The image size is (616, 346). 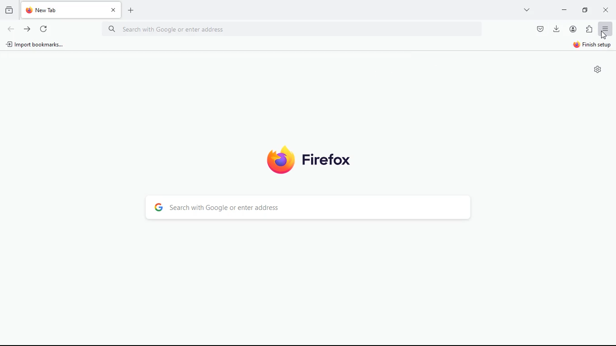 I want to click on settings, so click(x=598, y=69).